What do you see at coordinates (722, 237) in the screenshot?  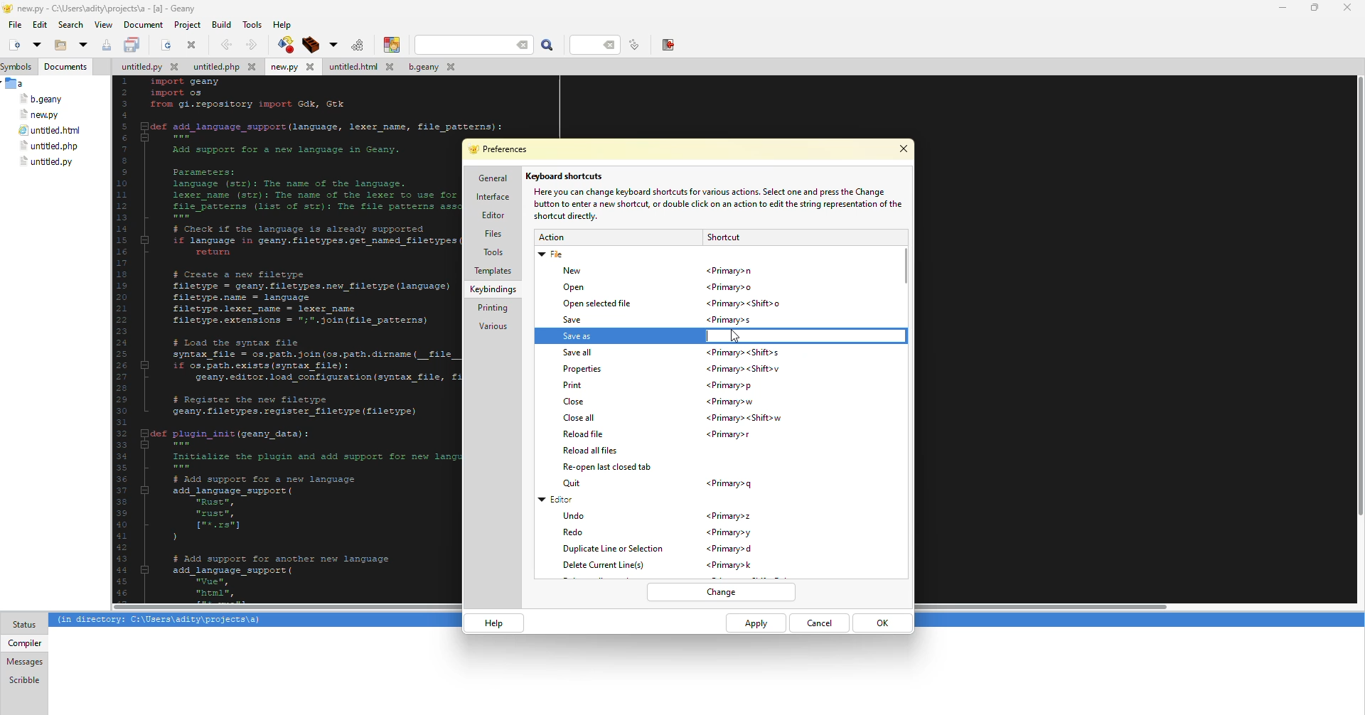 I see `shortcut` at bounding box center [722, 237].